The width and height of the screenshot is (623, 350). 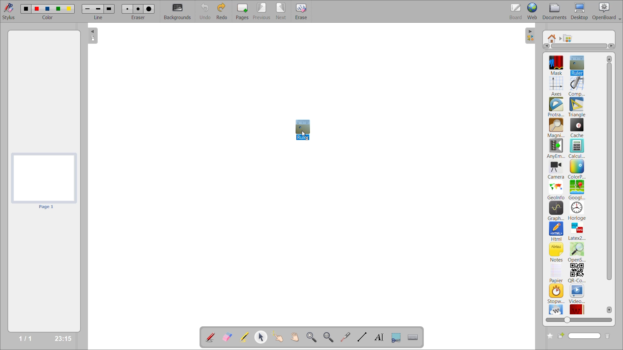 What do you see at coordinates (556, 149) in the screenshot?
I see `anyembed` at bounding box center [556, 149].